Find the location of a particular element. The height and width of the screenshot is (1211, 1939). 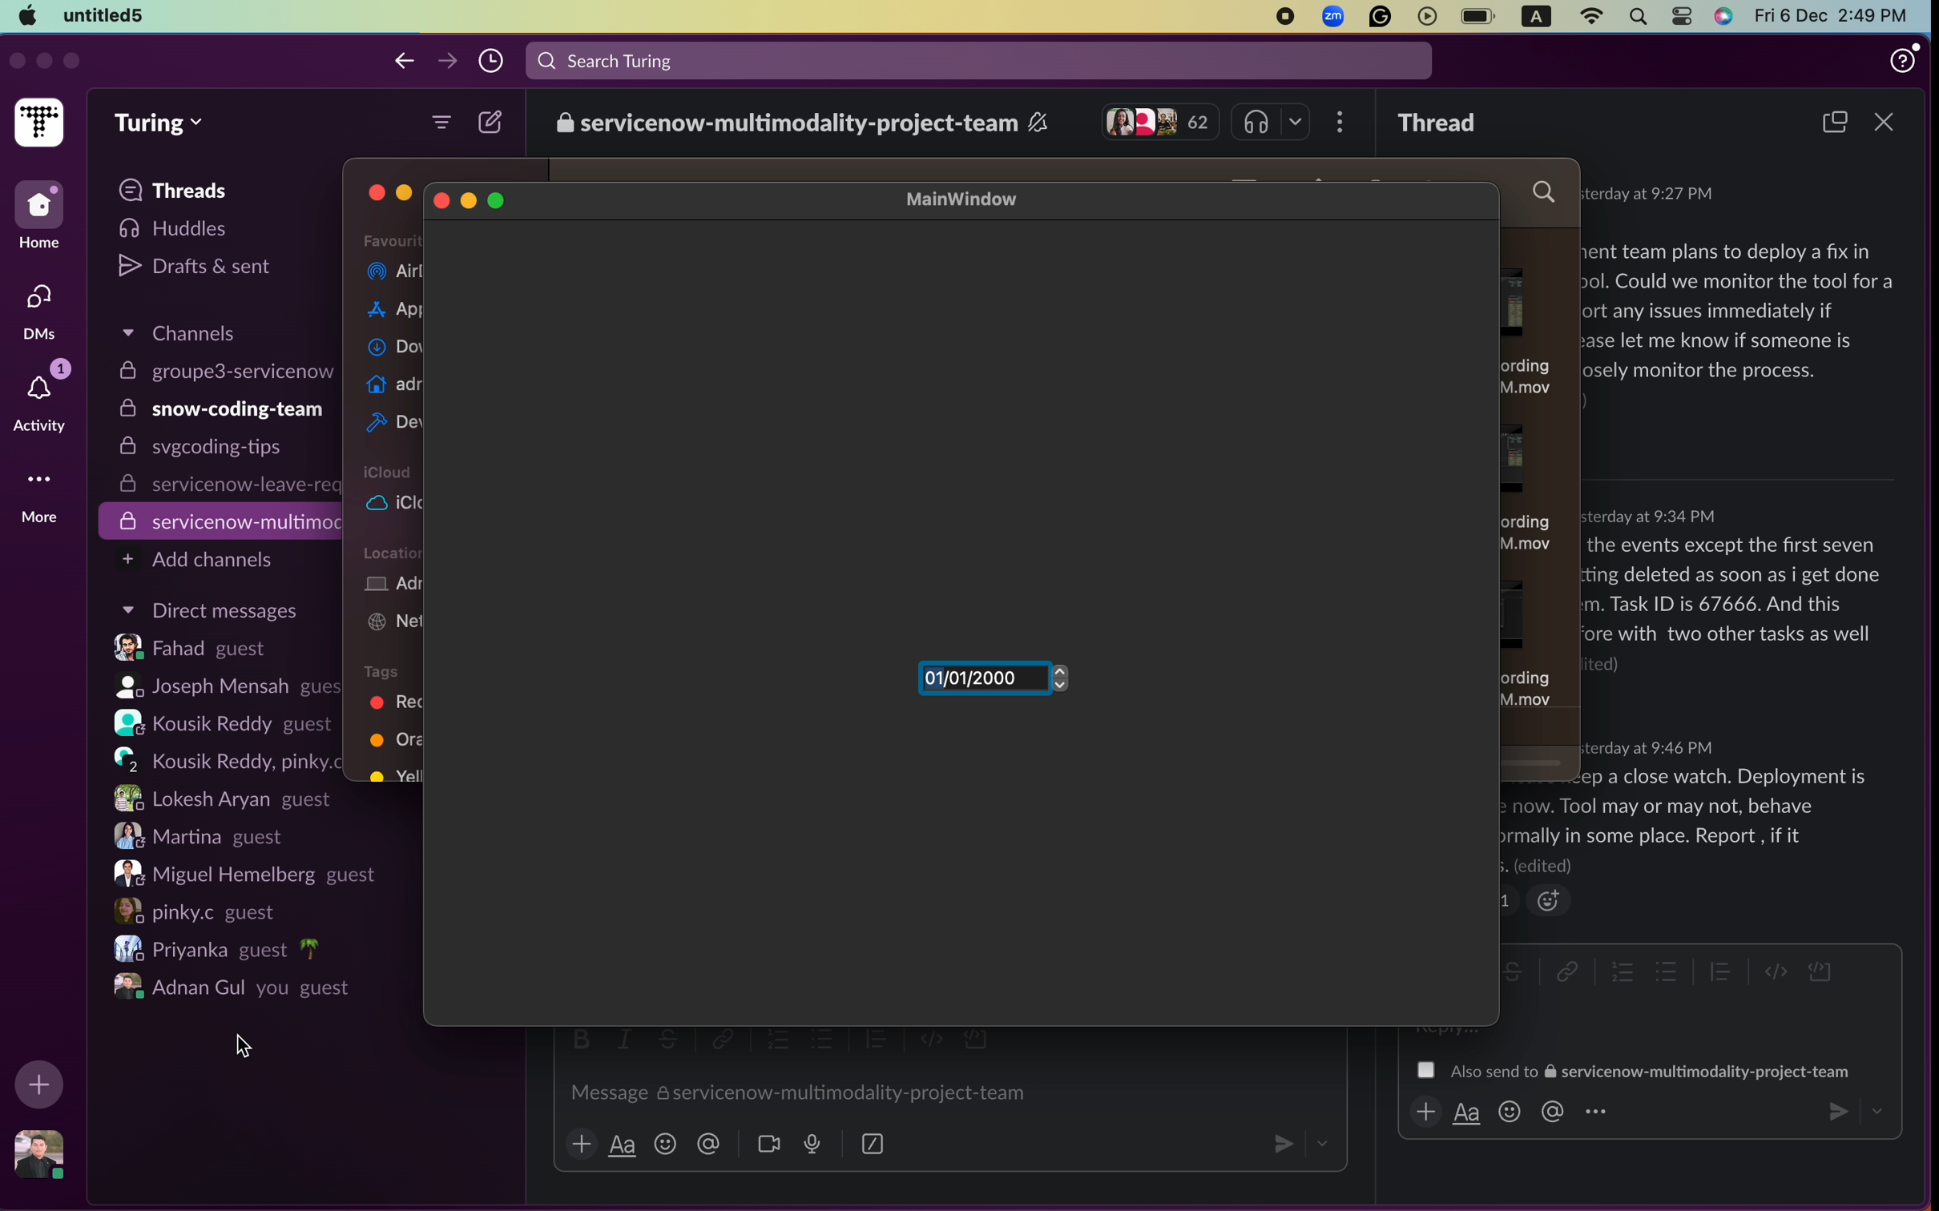

emoji is located at coordinates (1547, 901).